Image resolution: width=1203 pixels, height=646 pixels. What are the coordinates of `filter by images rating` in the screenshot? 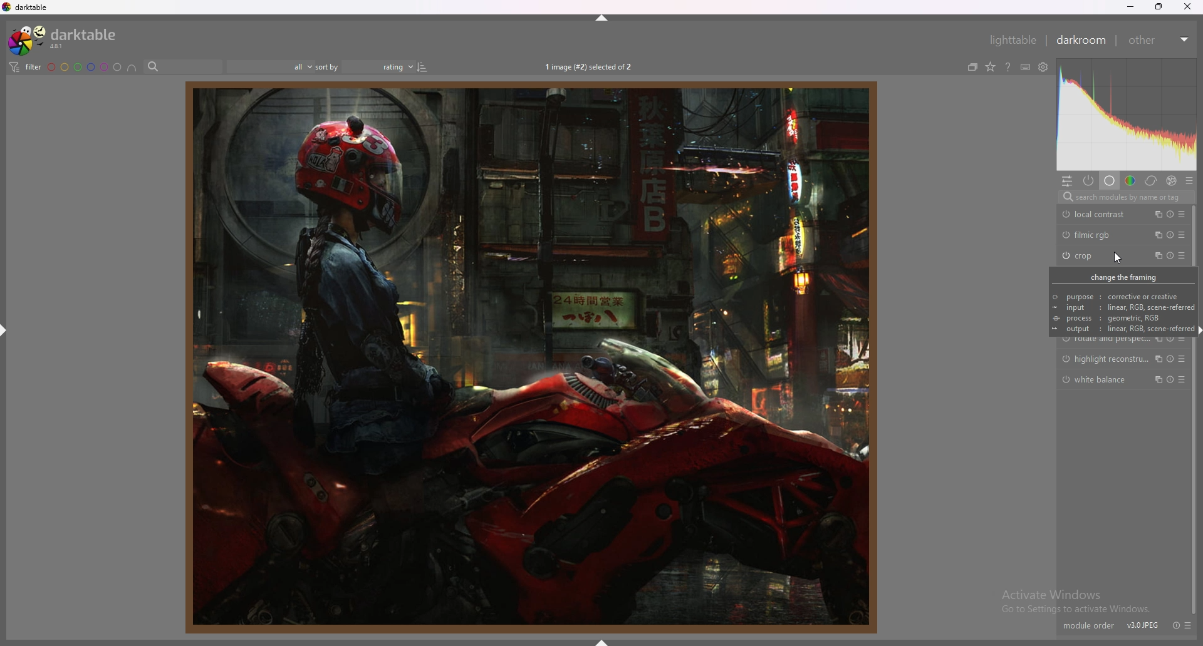 It's located at (270, 66).